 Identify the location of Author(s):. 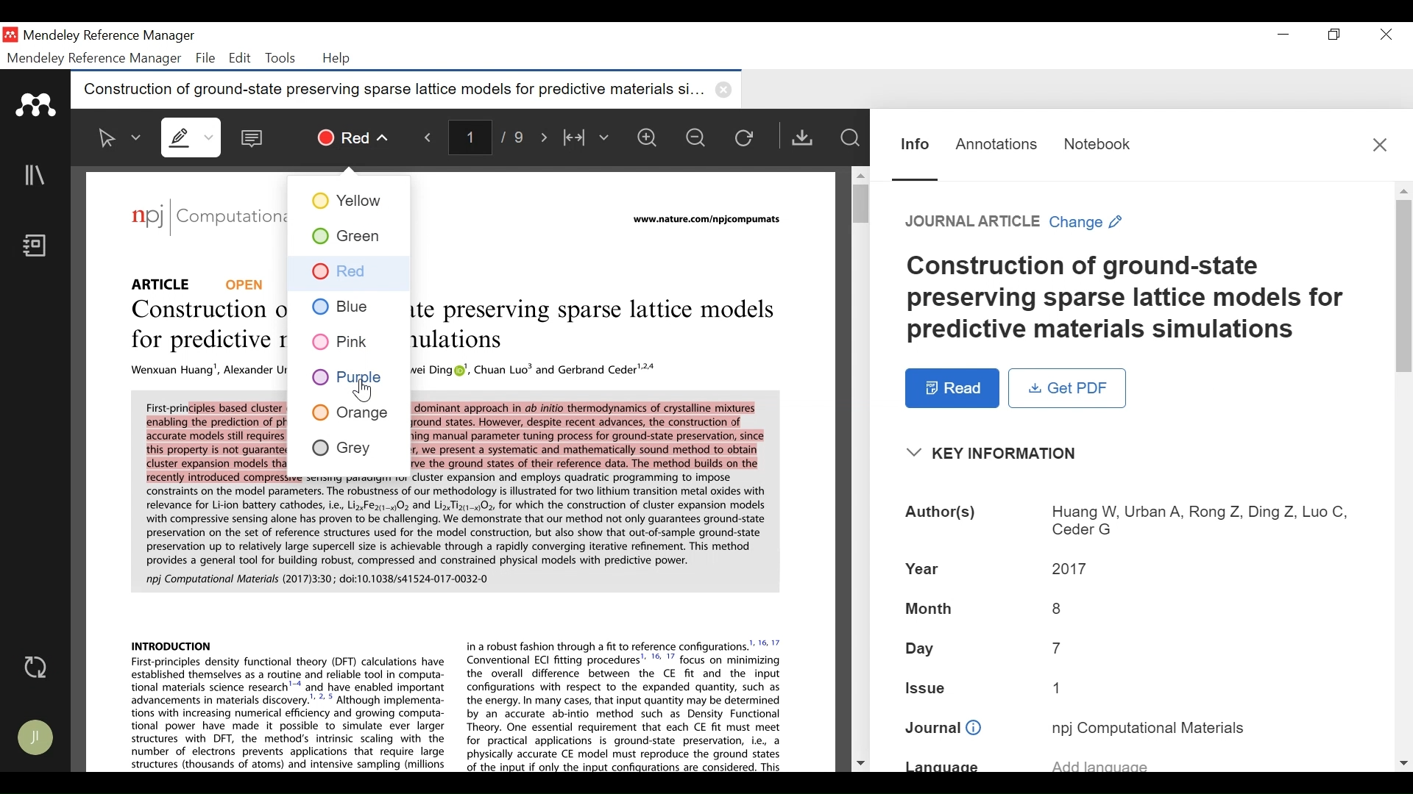
(940, 515).